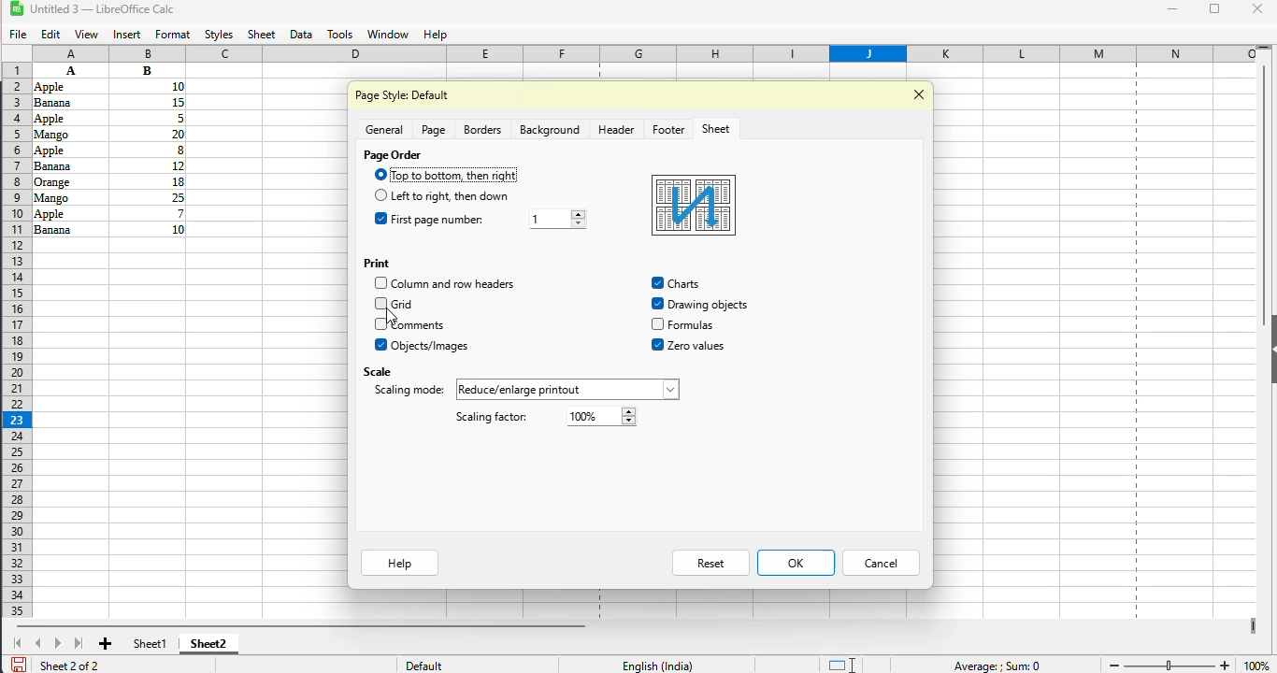  I want to click on edit, so click(51, 35).